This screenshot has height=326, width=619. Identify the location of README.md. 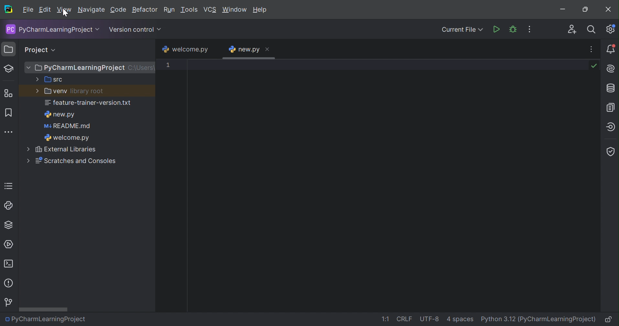
(67, 127).